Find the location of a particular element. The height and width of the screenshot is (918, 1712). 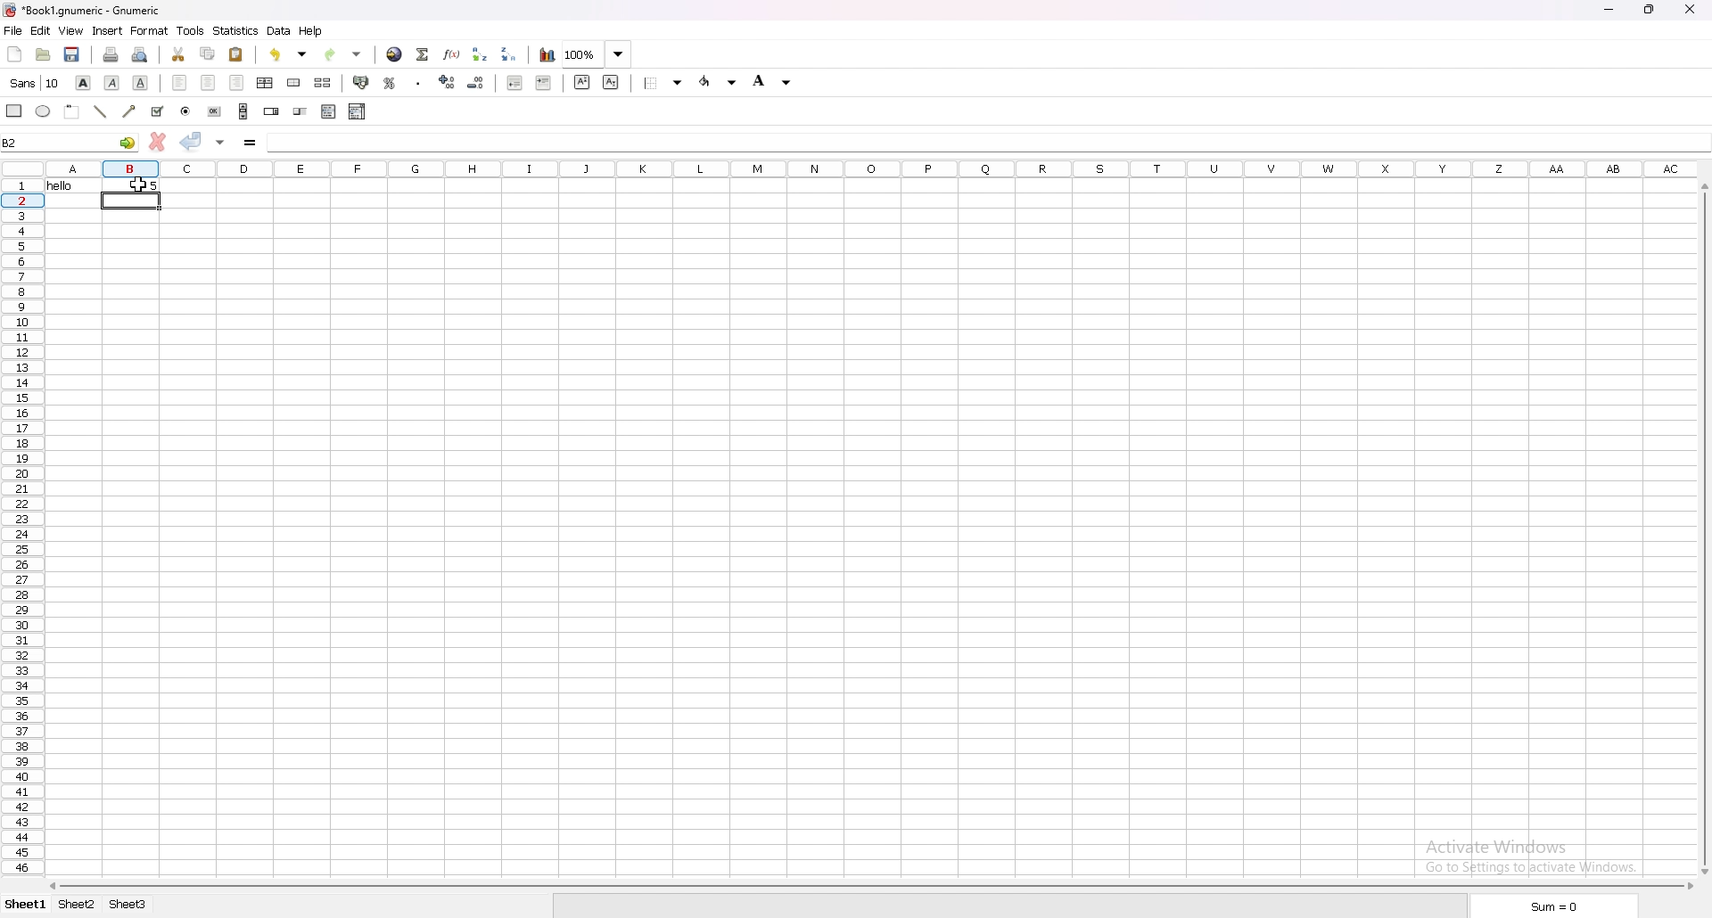

merge is located at coordinates (293, 83).